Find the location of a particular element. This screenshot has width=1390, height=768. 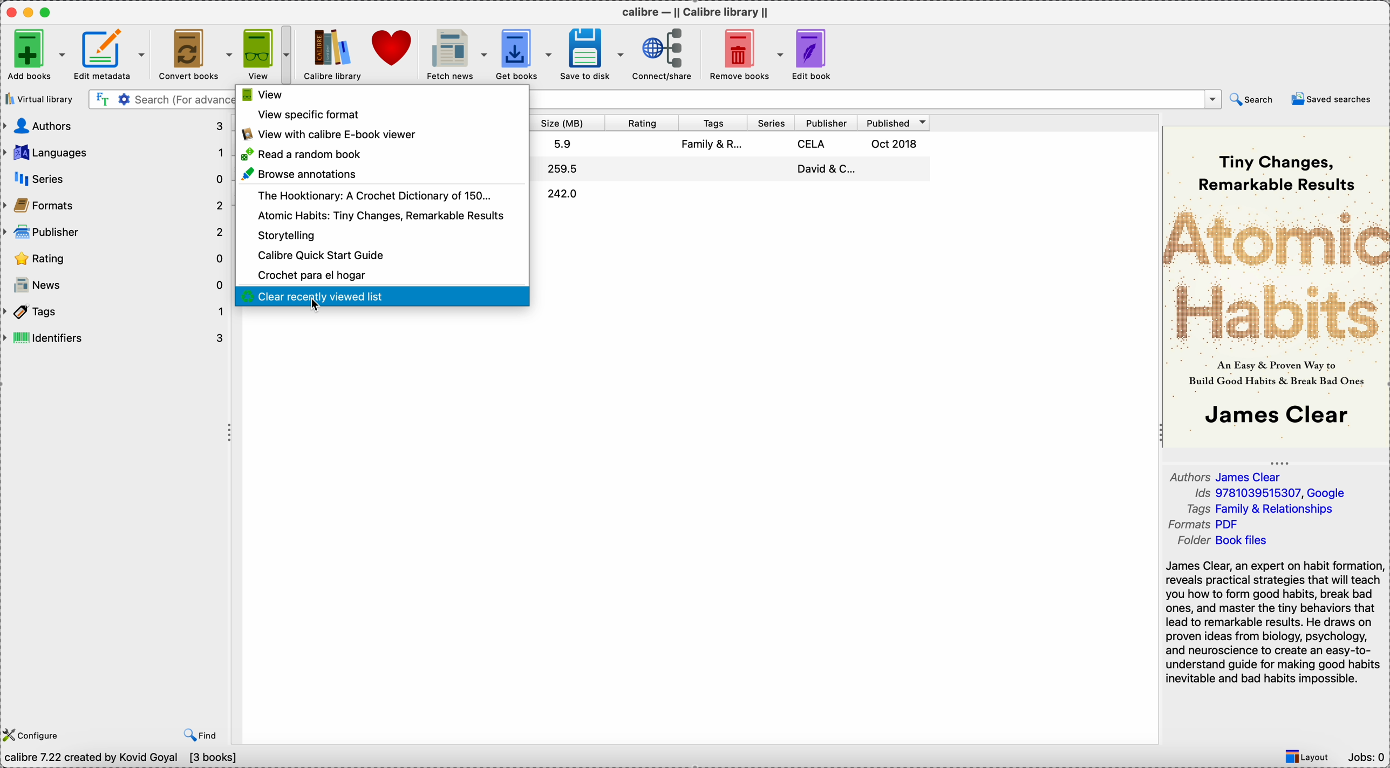

series is located at coordinates (115, 175).